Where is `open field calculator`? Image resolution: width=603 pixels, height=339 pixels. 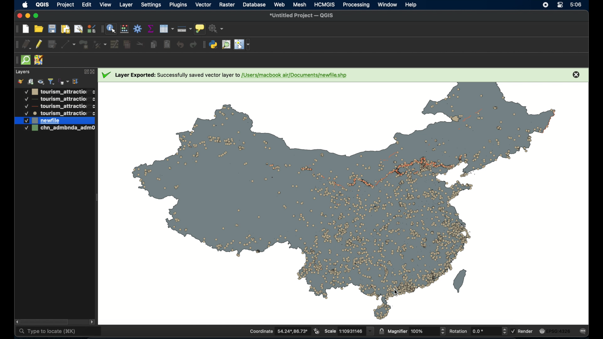 open field calculator is located at coordinates (124, 29).